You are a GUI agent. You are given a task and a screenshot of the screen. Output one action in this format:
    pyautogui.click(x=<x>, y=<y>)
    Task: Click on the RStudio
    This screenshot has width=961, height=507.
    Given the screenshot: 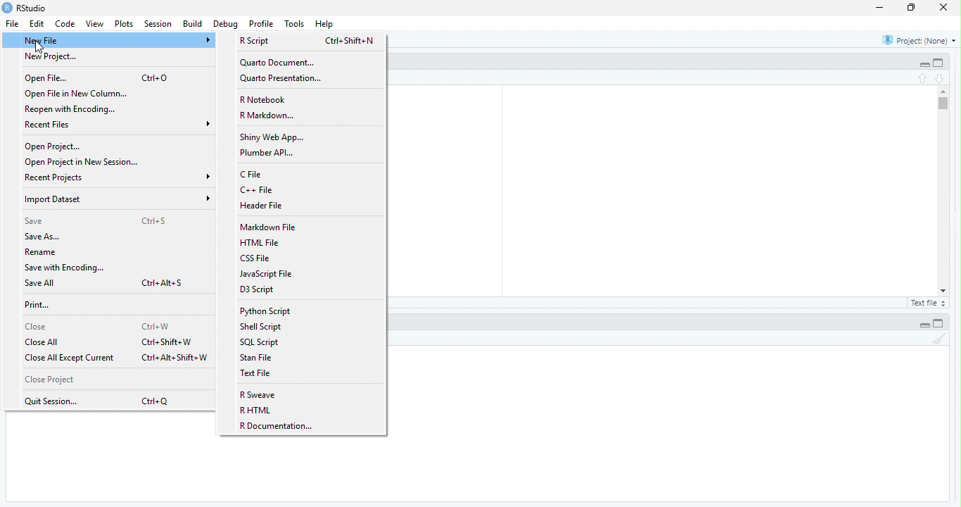 What is the action you would take?
    pyautogui.click(x=32, y=8)
    